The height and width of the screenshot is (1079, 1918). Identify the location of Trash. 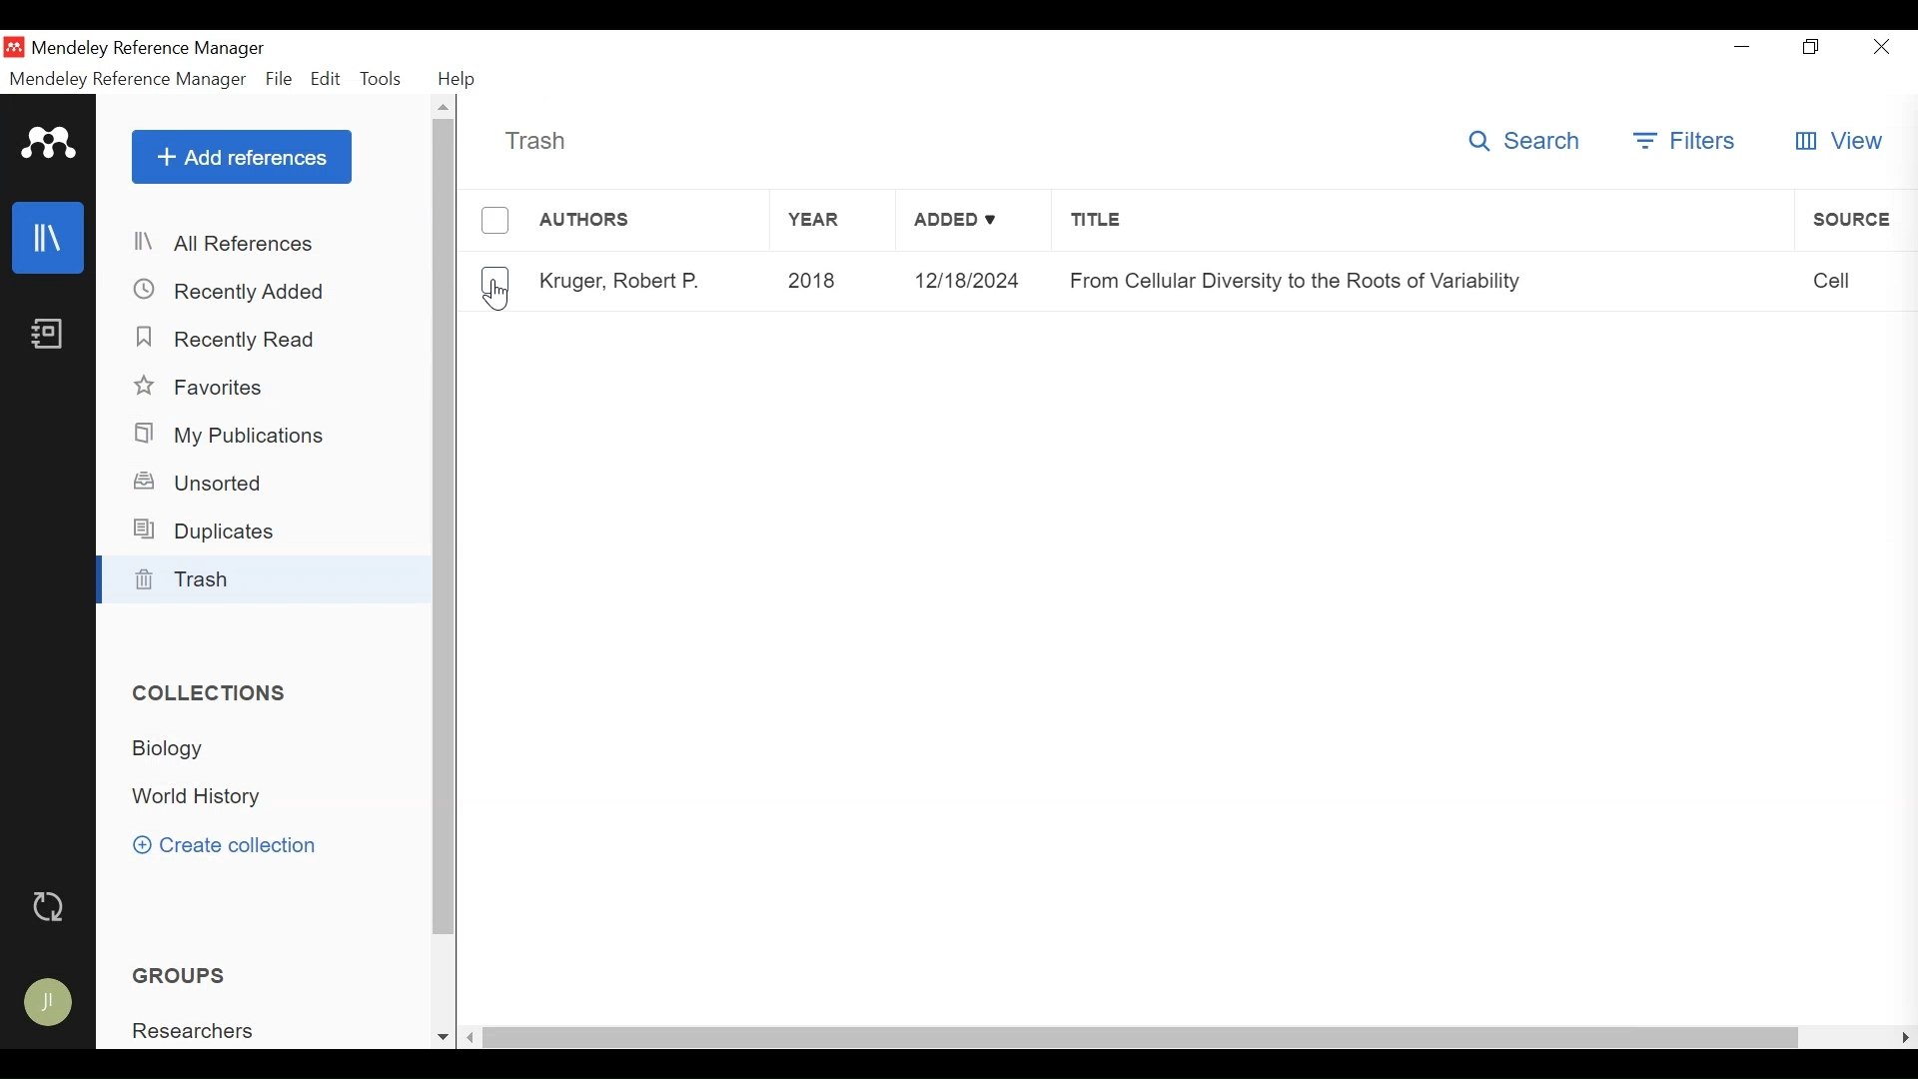
(535, 141).